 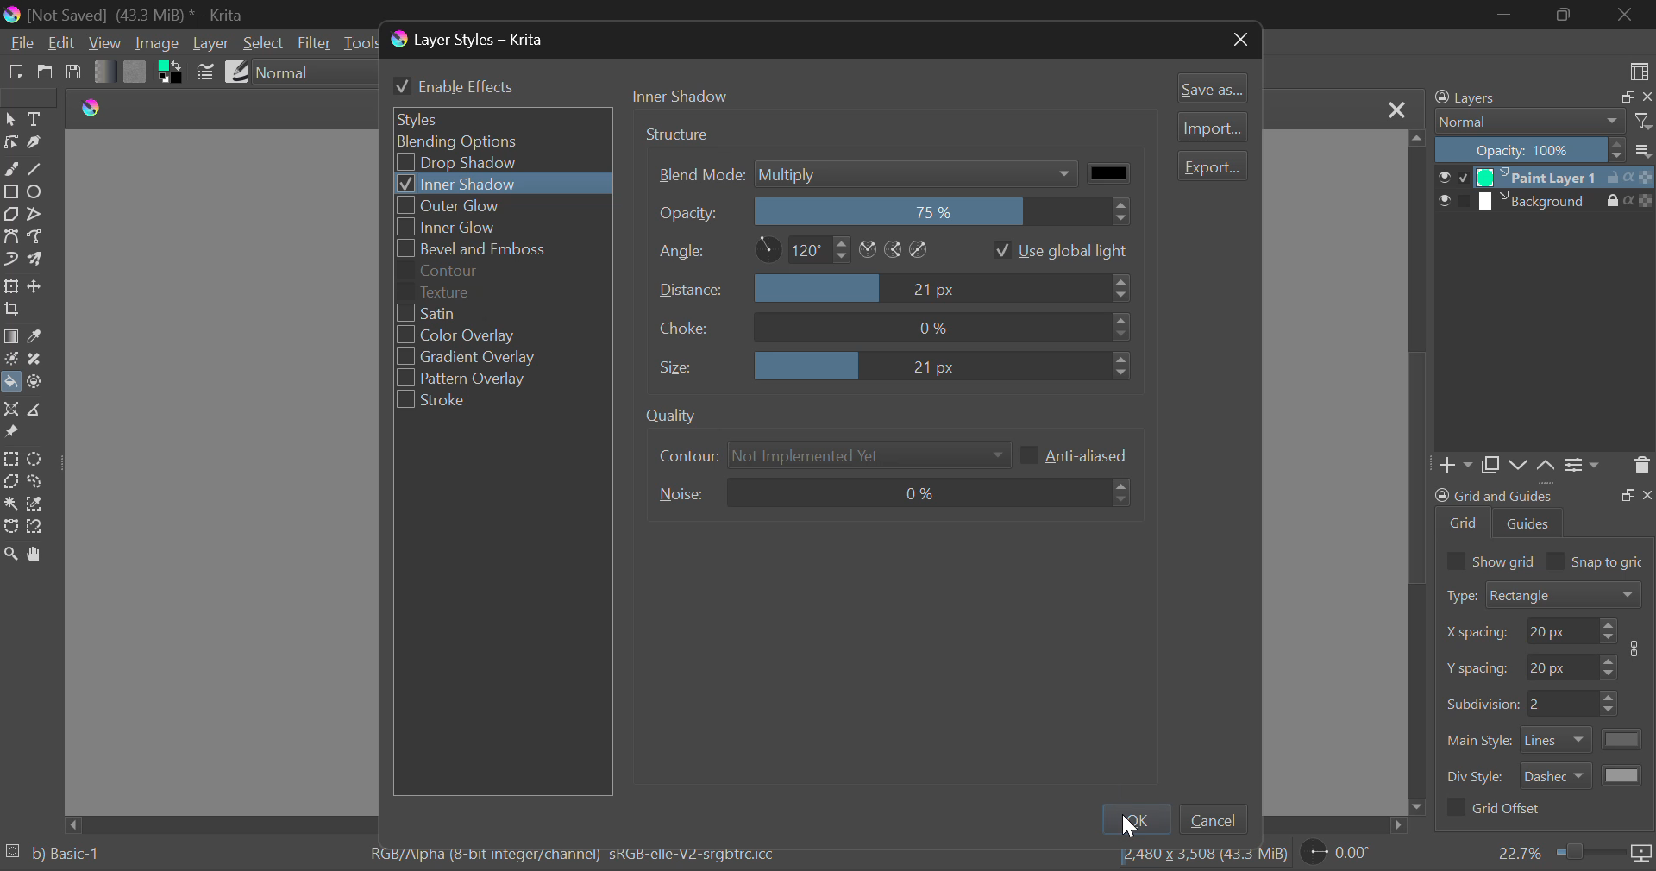 I want to click on Eyedropper, so click(x=38, y=335).